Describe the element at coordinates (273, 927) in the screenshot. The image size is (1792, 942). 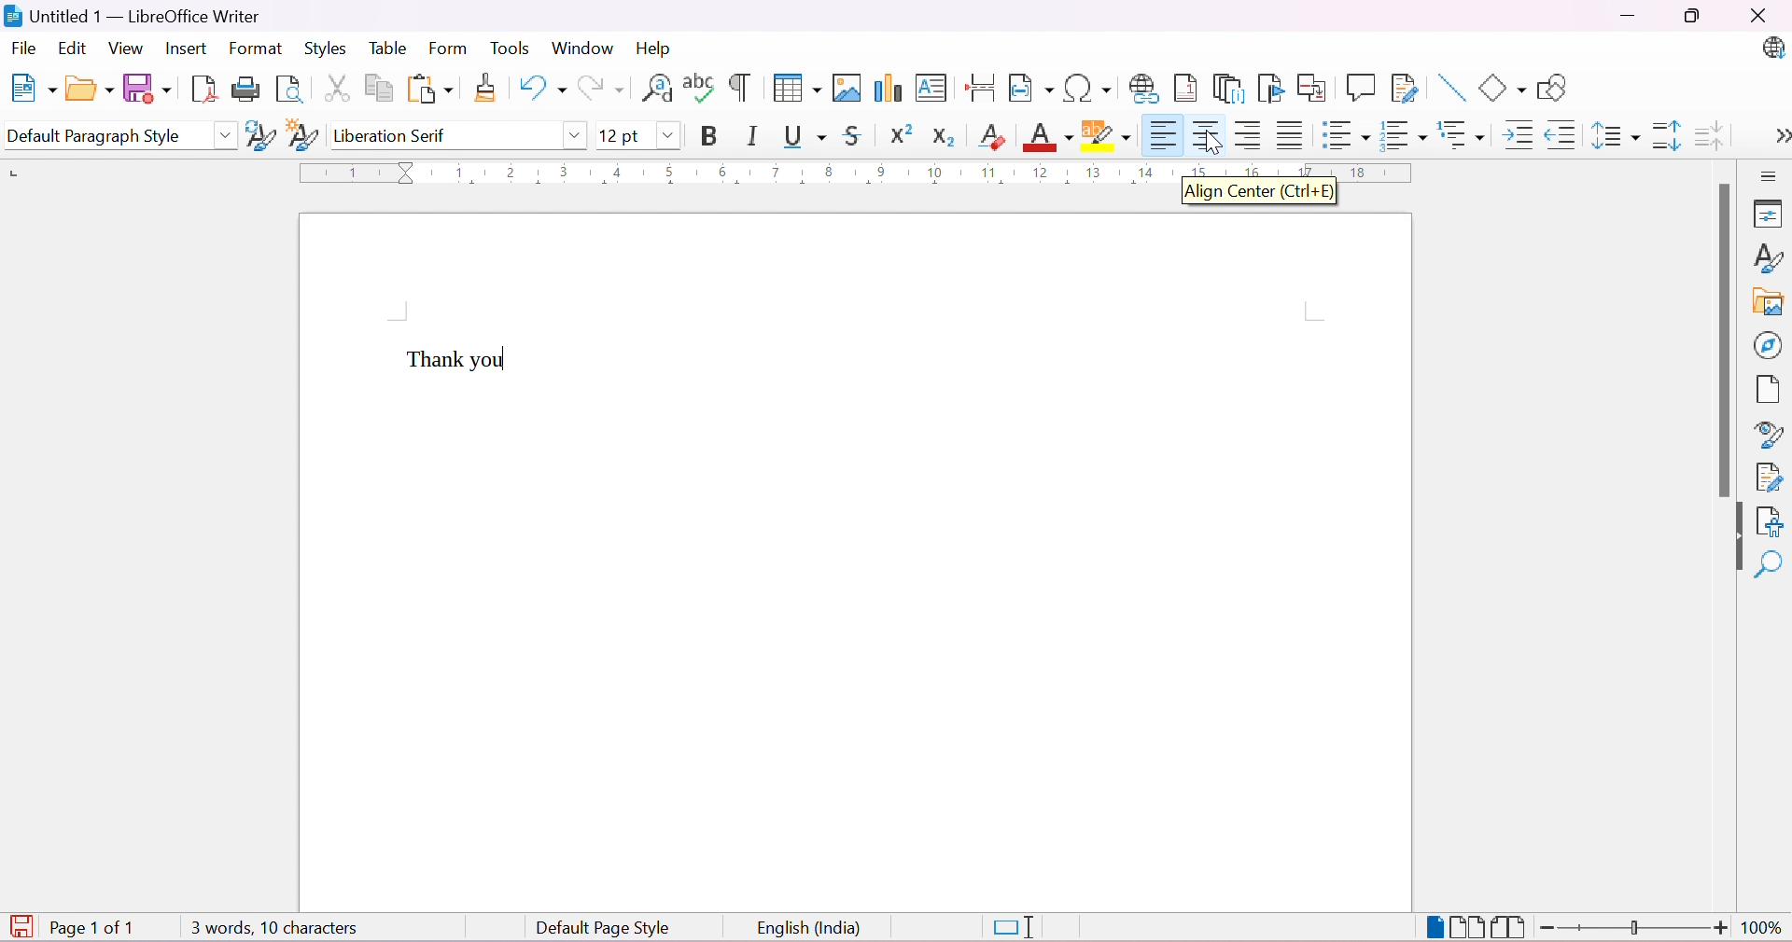
I see `3 words, 10 characters` at that location.